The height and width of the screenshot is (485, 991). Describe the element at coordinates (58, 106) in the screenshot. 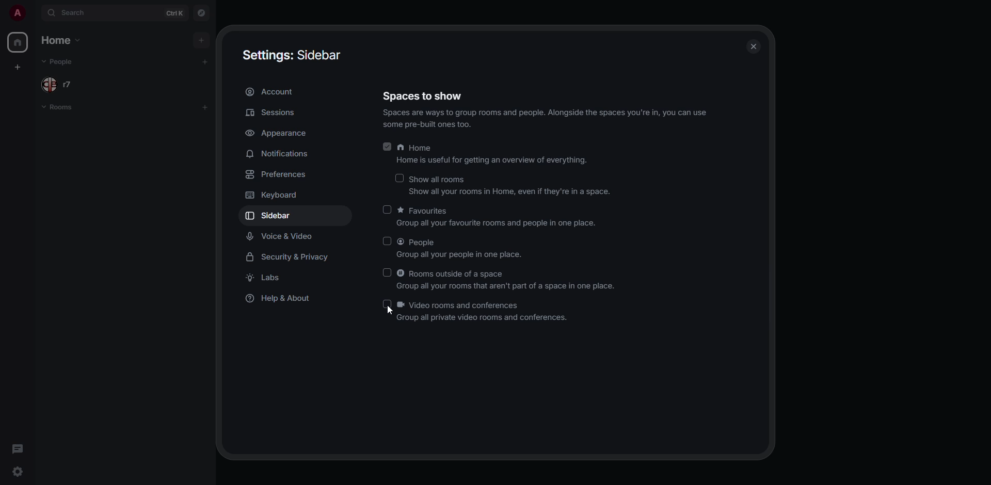

I see `room` at that location.